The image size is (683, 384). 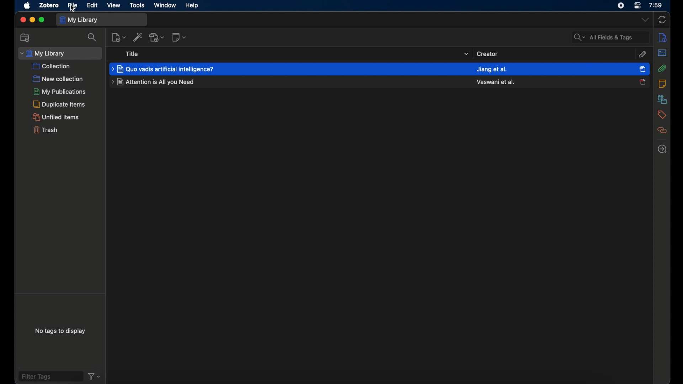 What do you see at coordinates (42, 20) in the screenshot?
I see `maximize` at bounding box center [42, 20].